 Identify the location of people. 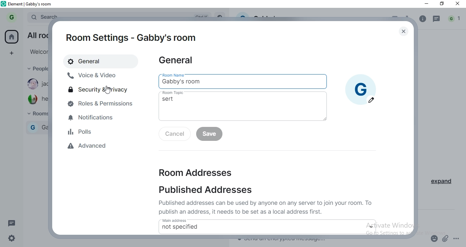
(36, 68).